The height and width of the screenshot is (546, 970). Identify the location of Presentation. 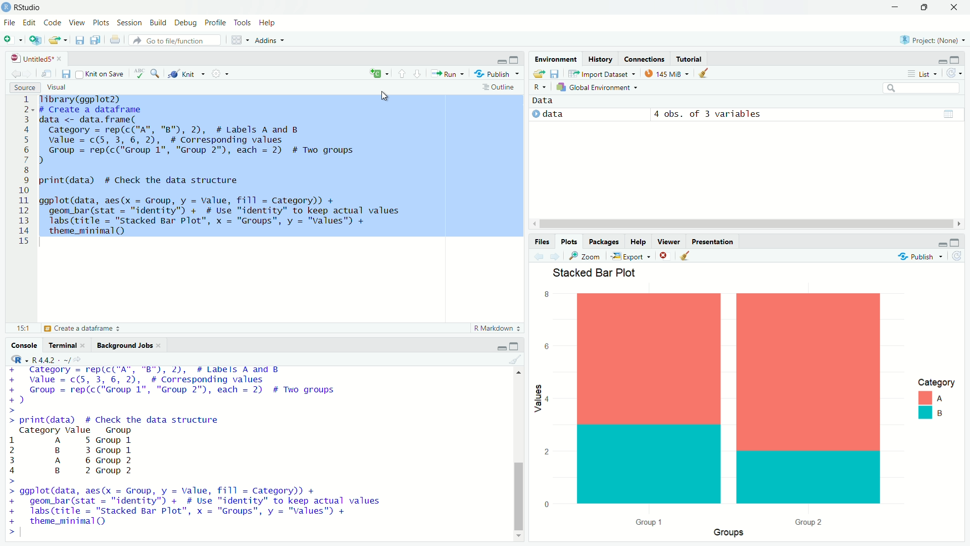
(713, 242).